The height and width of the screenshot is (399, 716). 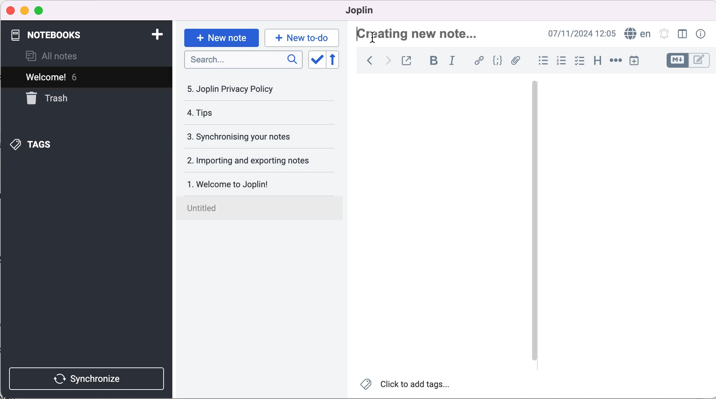 I want to click on new note, so click(x=221, y=35).